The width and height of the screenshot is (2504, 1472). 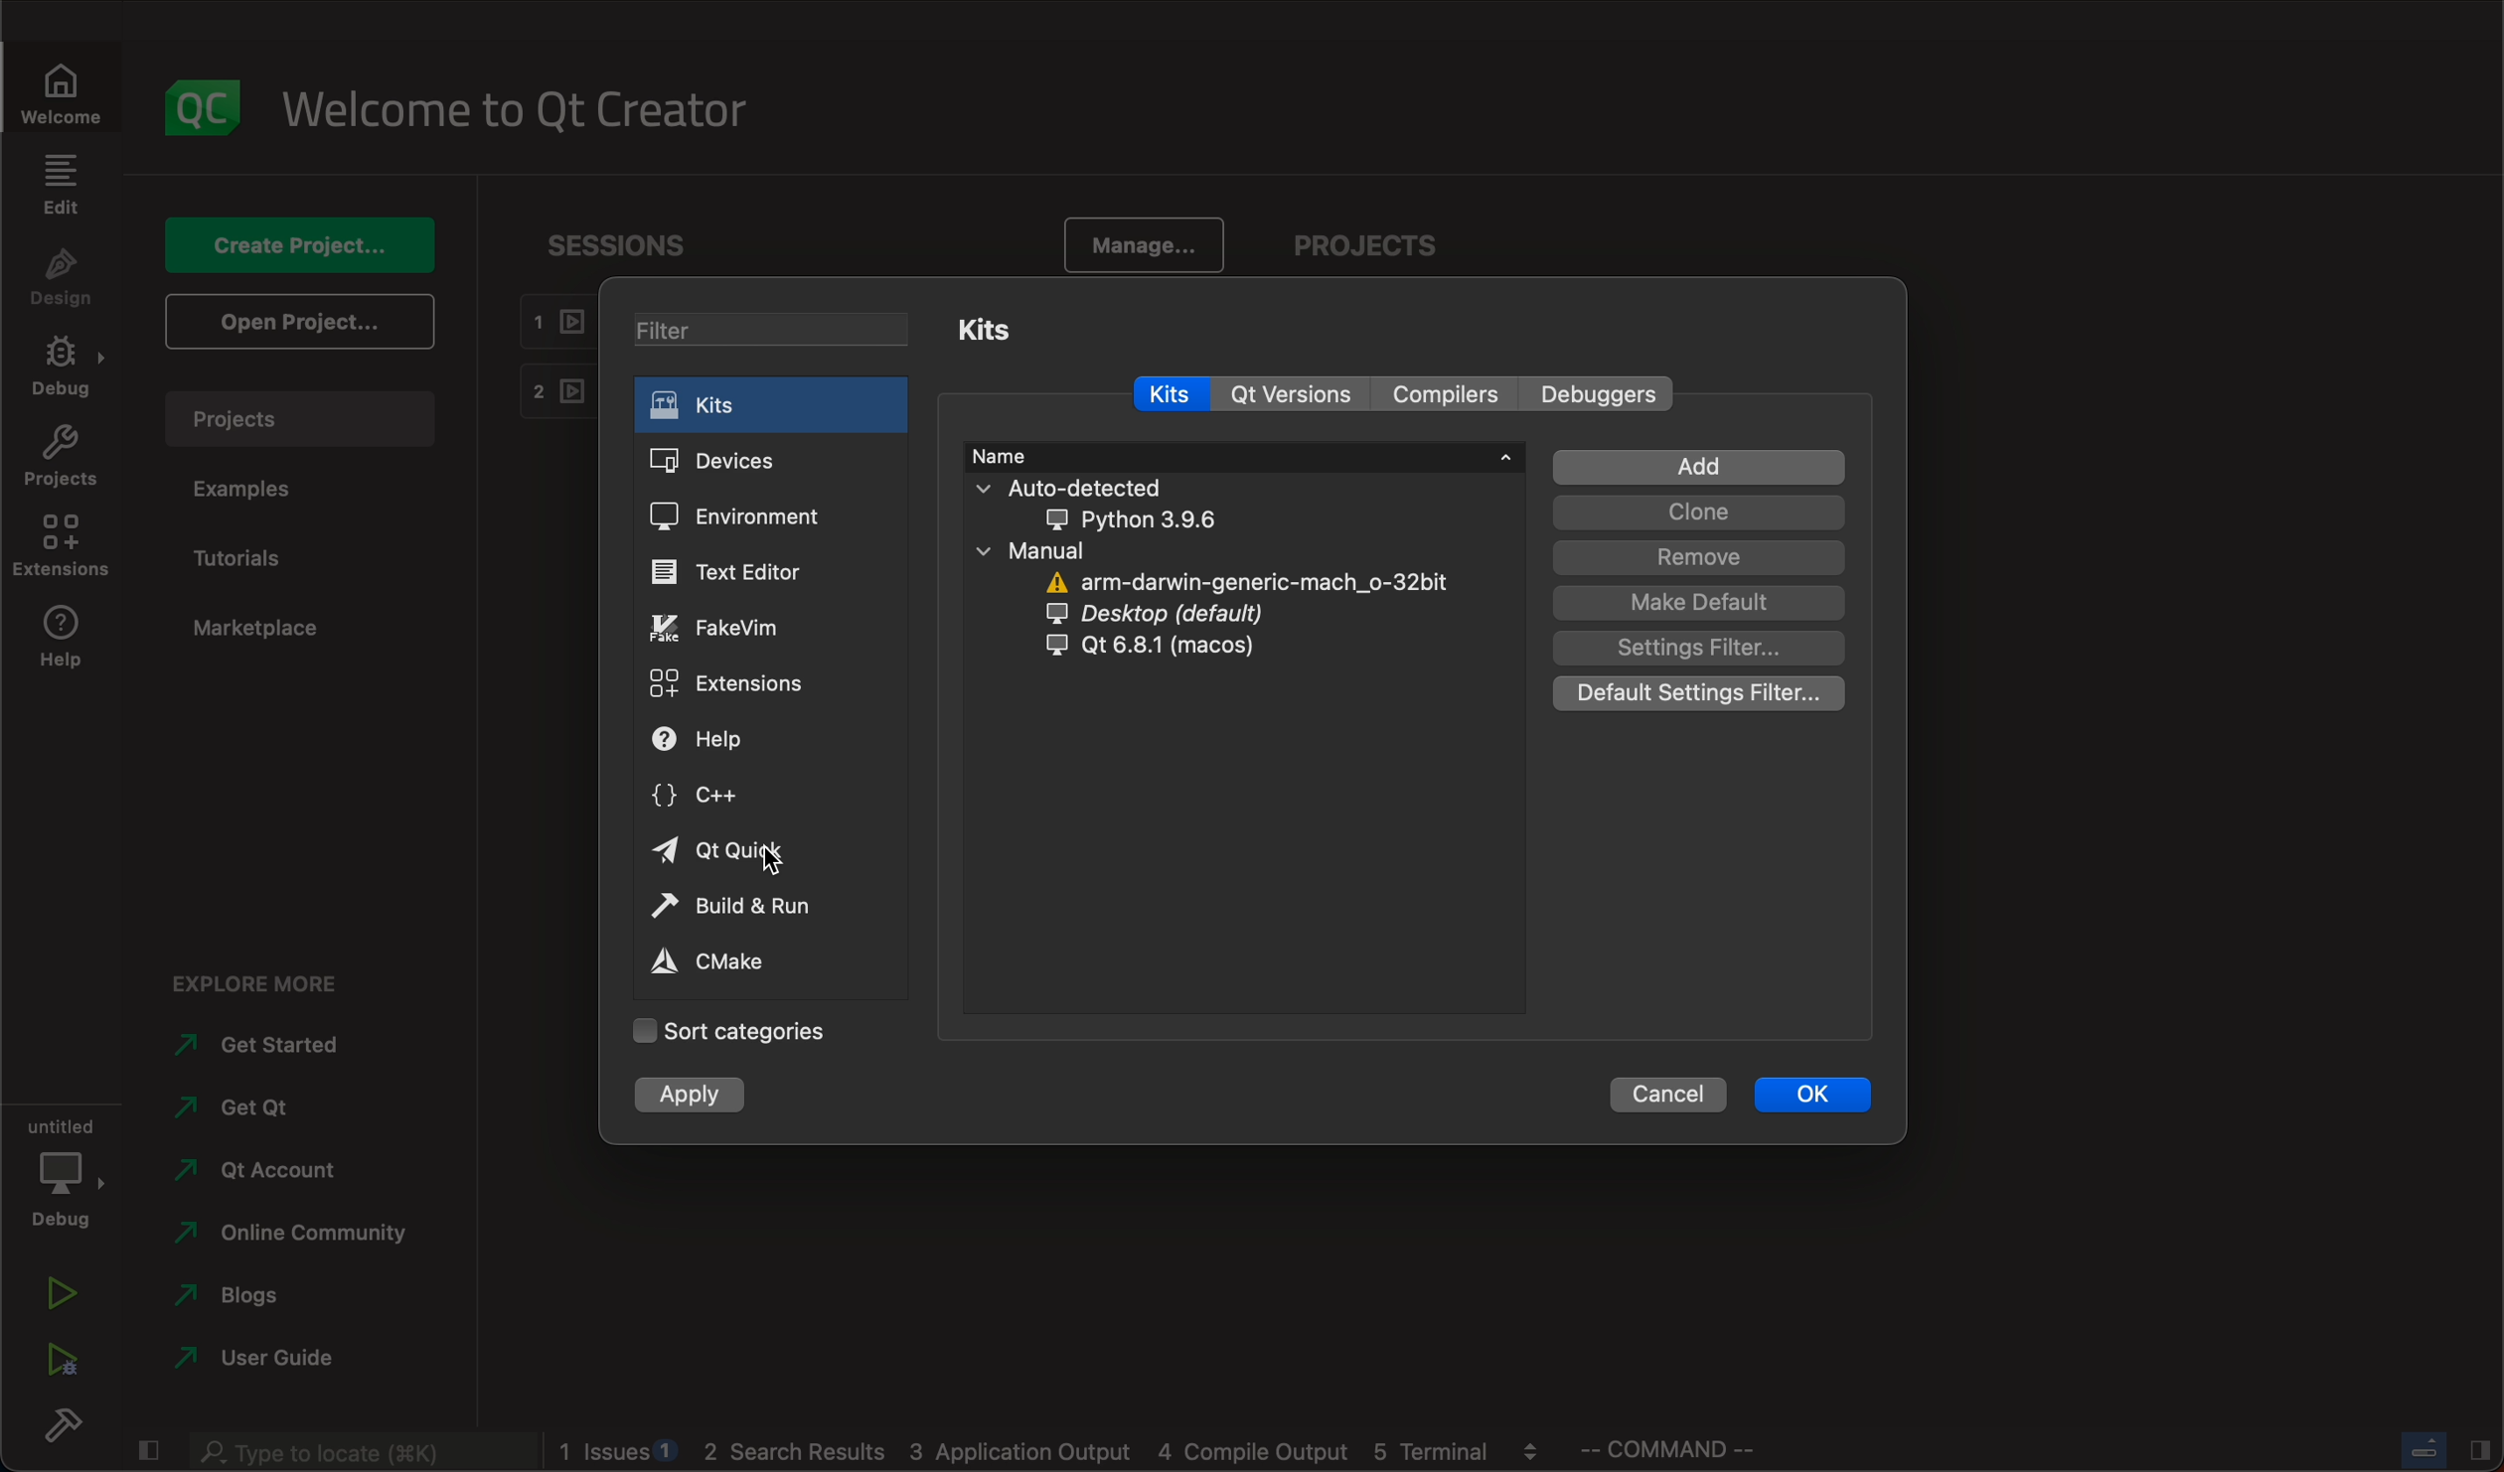 What do you see at coordinates (716, 739) in the screenshot?
I see `help` at bounding box center [716, 739].